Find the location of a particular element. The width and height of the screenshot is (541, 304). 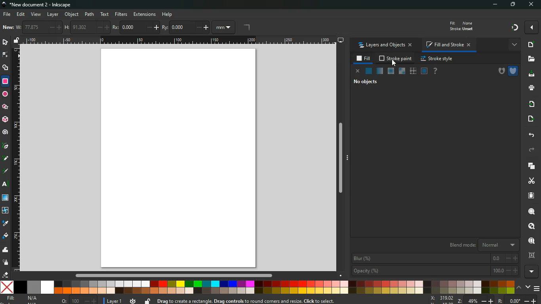

fill is located at coordinates (466, 25).